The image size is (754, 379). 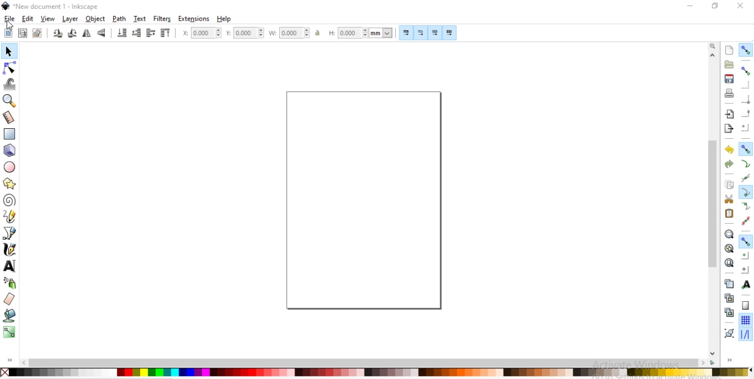 I want to click on snap nodes, paths and handles, so click(x=746, y=149).